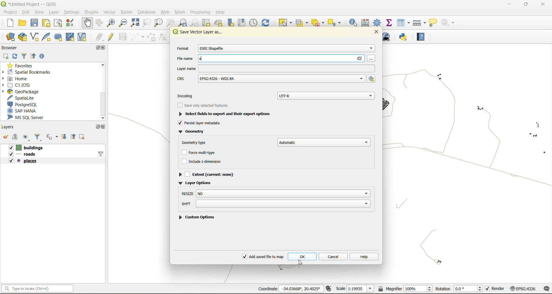 This screenshot has height=294, width=552. What do you see at coordinates (16, 56) in the screenshot?
I see `refresh` at bounding box center [16, 56].